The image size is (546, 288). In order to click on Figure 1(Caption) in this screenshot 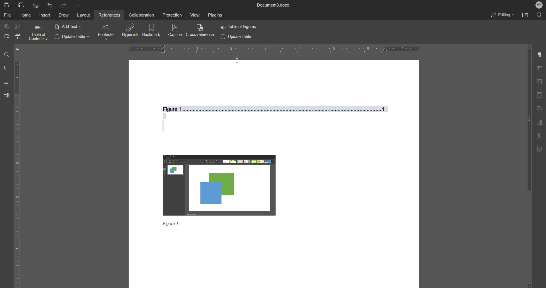, I will do `click(171, 224)`.